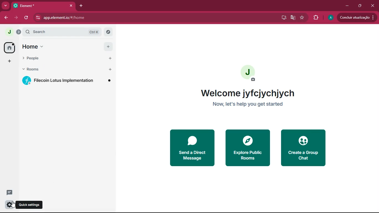 The height and width of the screenshot is (213, 379). I want to click on profile picture , so click(249, 74).